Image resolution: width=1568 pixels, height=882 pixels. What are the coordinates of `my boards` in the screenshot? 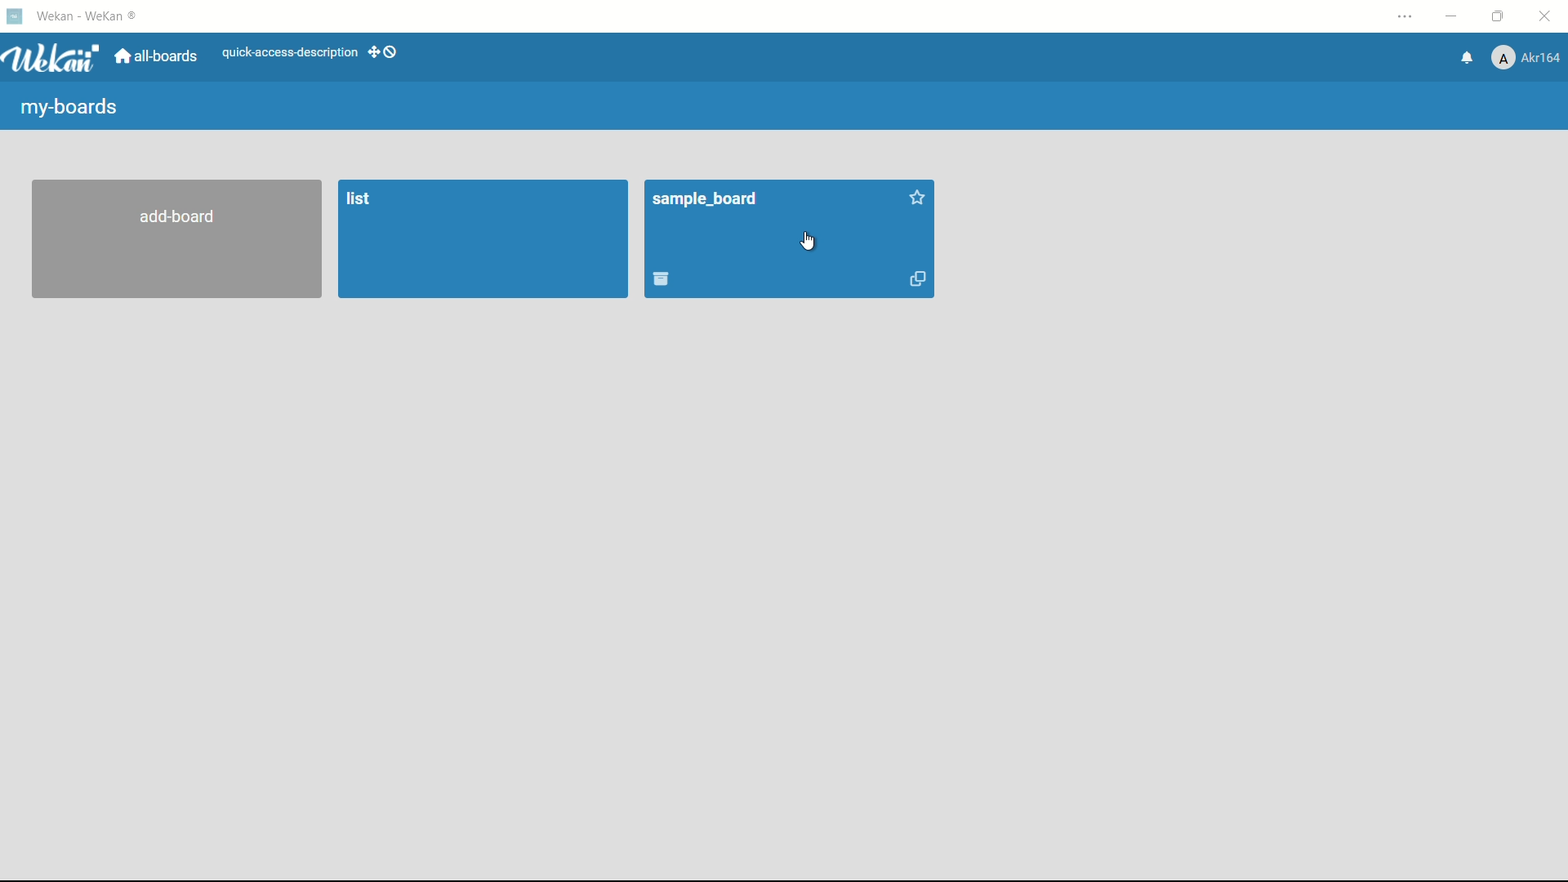 It's located at (68, 109).